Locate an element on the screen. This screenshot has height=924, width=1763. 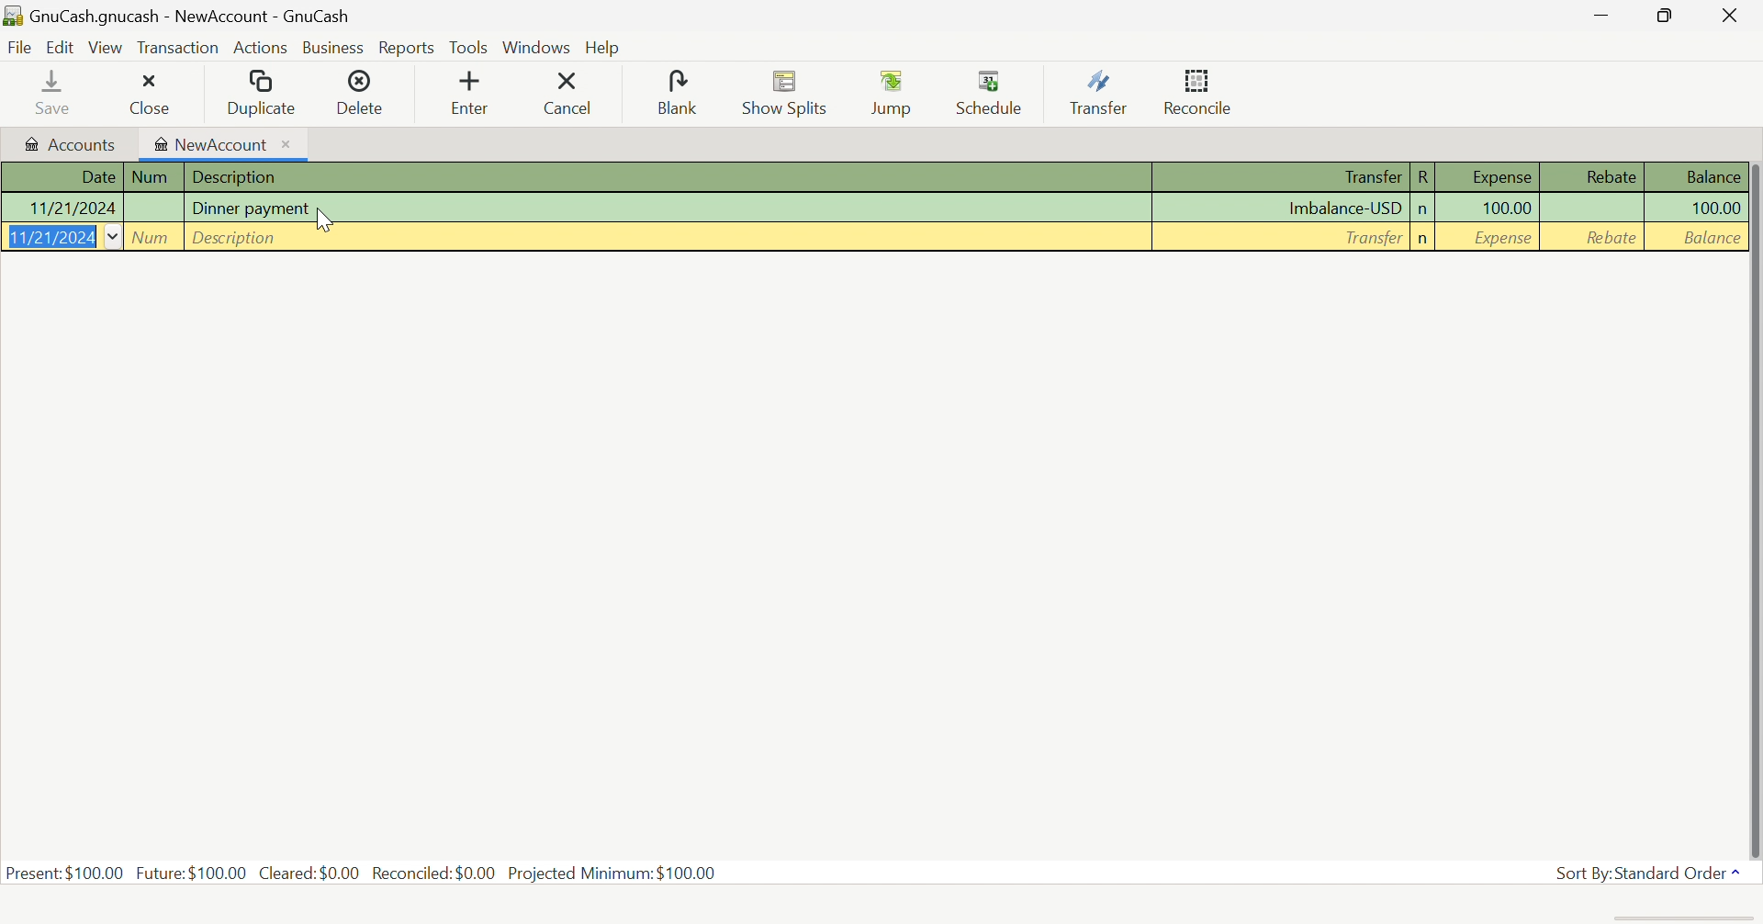
Actions is located at coordinates (261, 48).